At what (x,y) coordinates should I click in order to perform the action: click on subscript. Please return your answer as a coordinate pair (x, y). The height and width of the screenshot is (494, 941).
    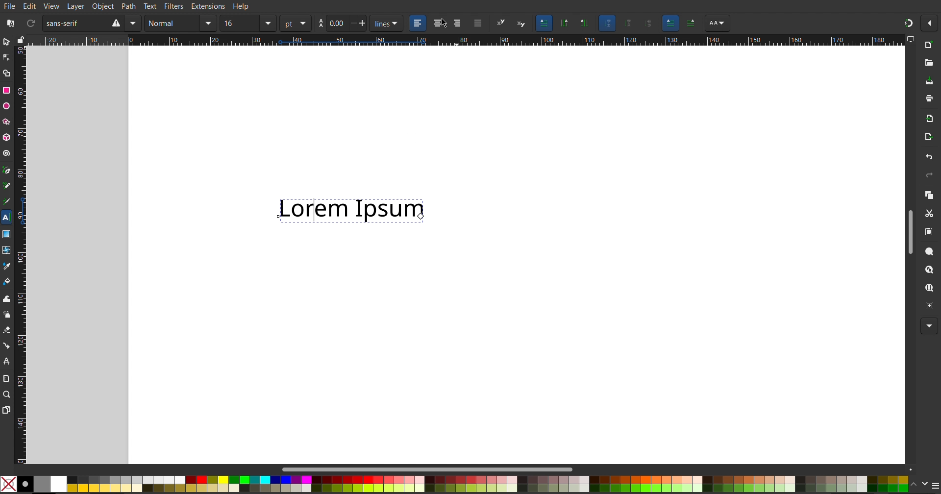
    Looking at the image, I should click on (522, 24).